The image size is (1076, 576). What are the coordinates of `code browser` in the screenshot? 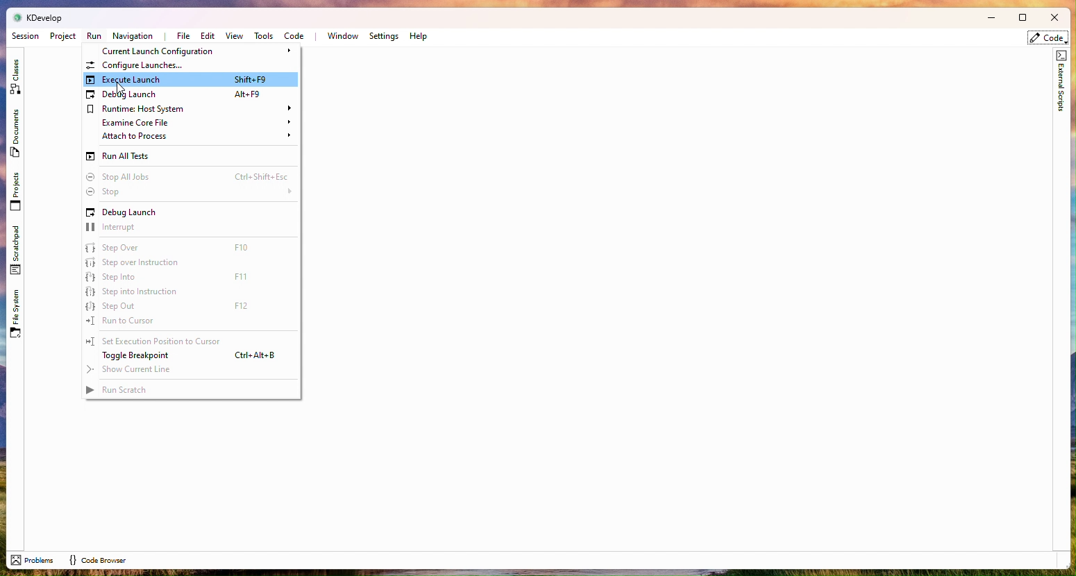 It's located at (98, 560).